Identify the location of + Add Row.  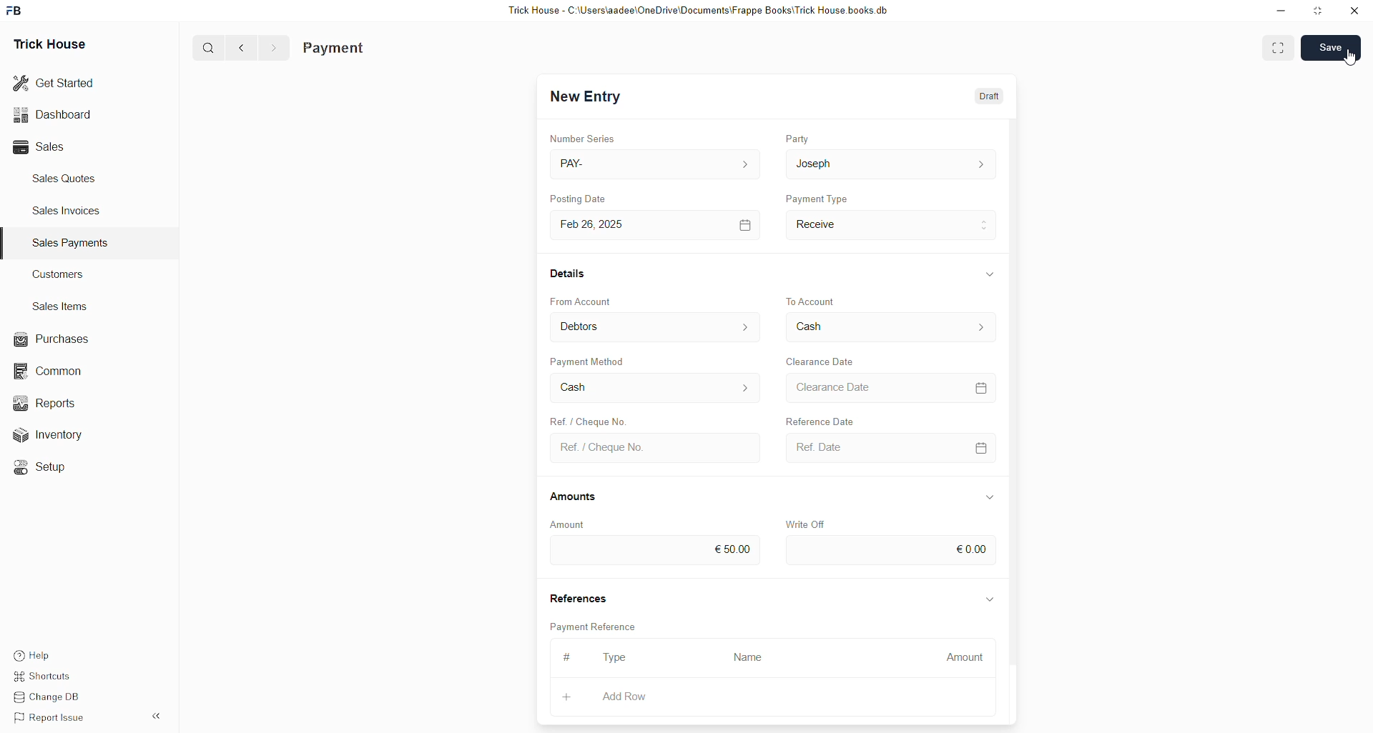
(634, 698).